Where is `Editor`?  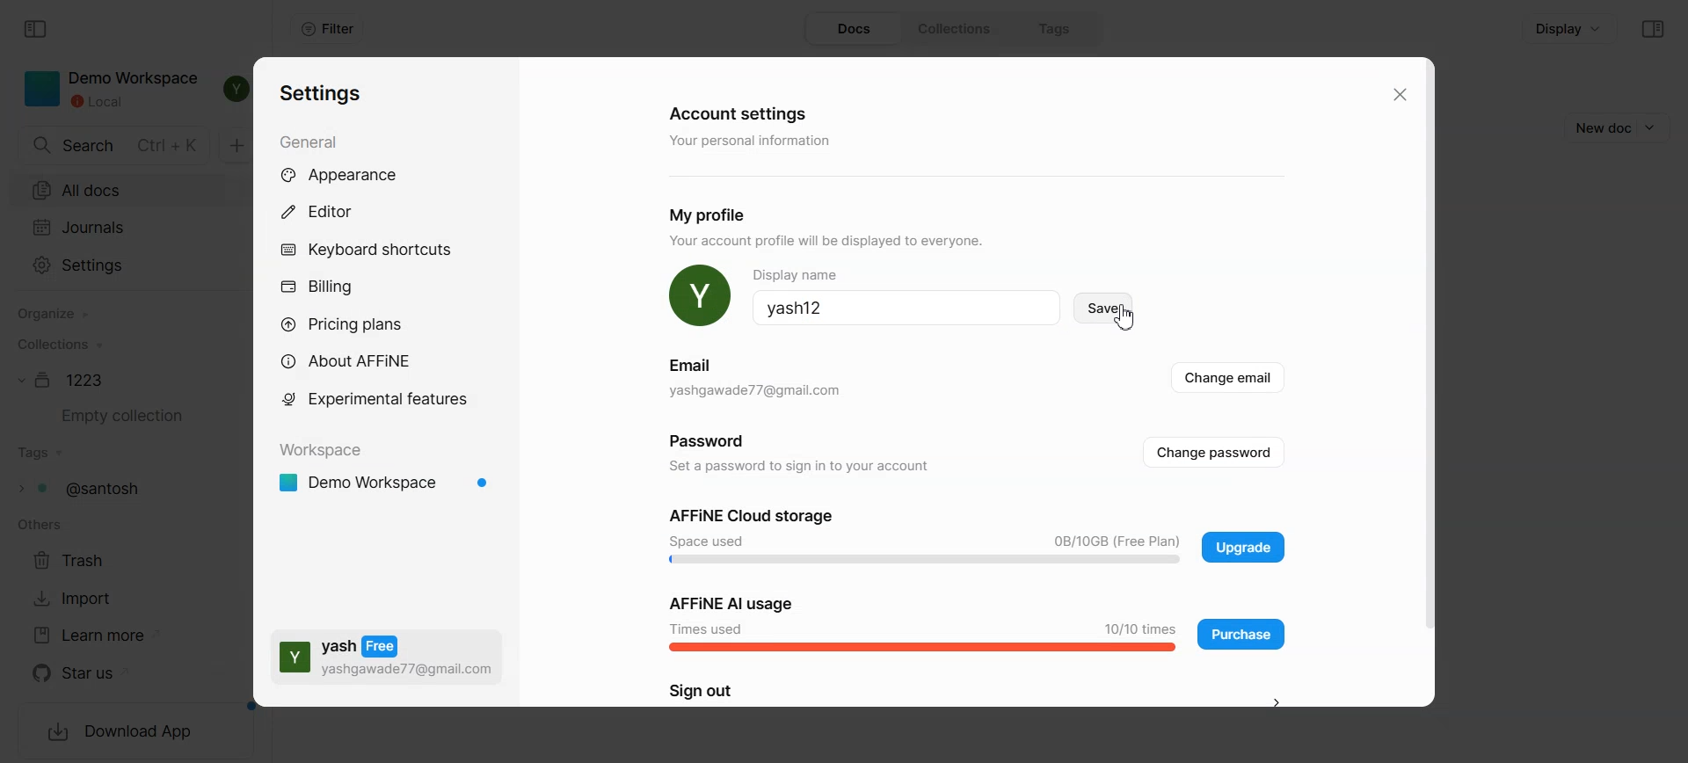 Editor is located at coordinates (328, 211).